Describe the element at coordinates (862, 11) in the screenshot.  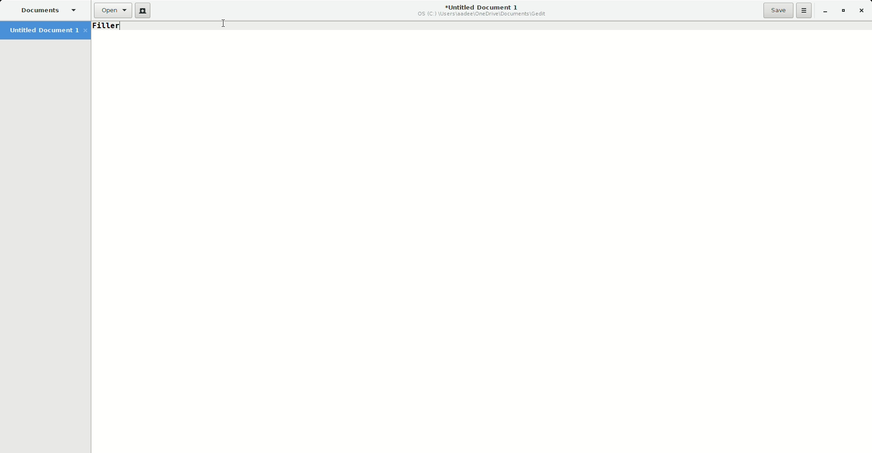
I see `Close` at that location.